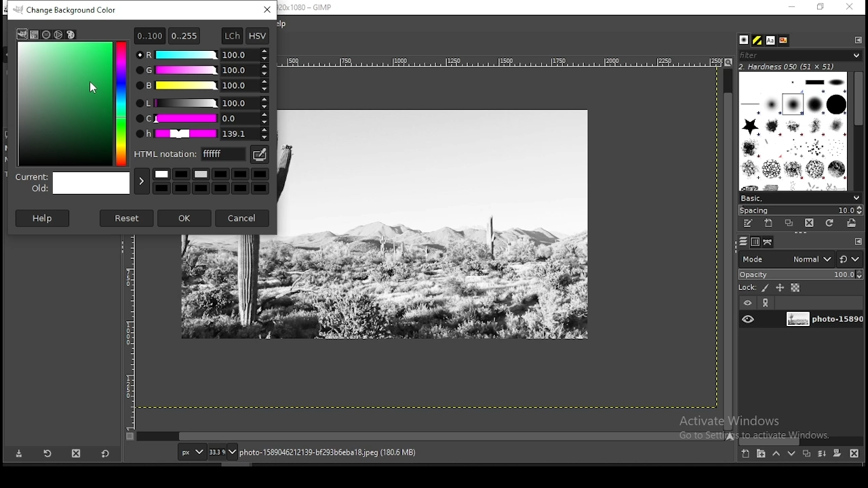 Image resolution: width=868 pixels, height=488 pixels. I want to click on help, so click(44, 218).